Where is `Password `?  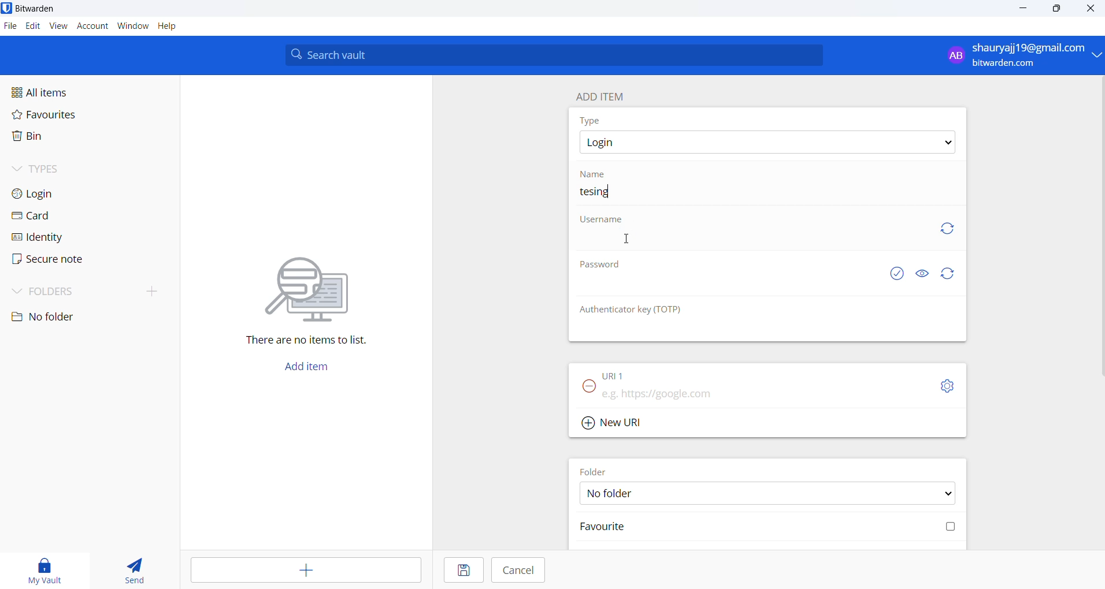 Password  is located at coordinates (604, 267).